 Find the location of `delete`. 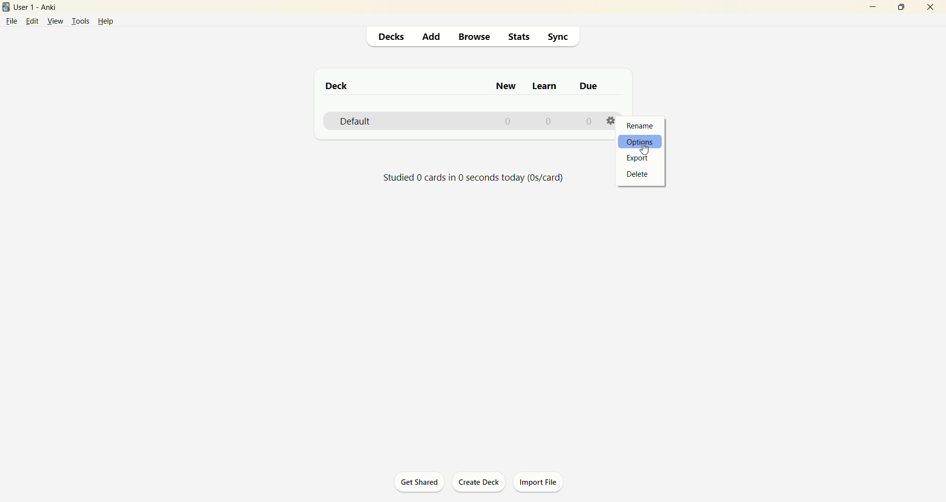

delete is located at coordinates (636, 174).